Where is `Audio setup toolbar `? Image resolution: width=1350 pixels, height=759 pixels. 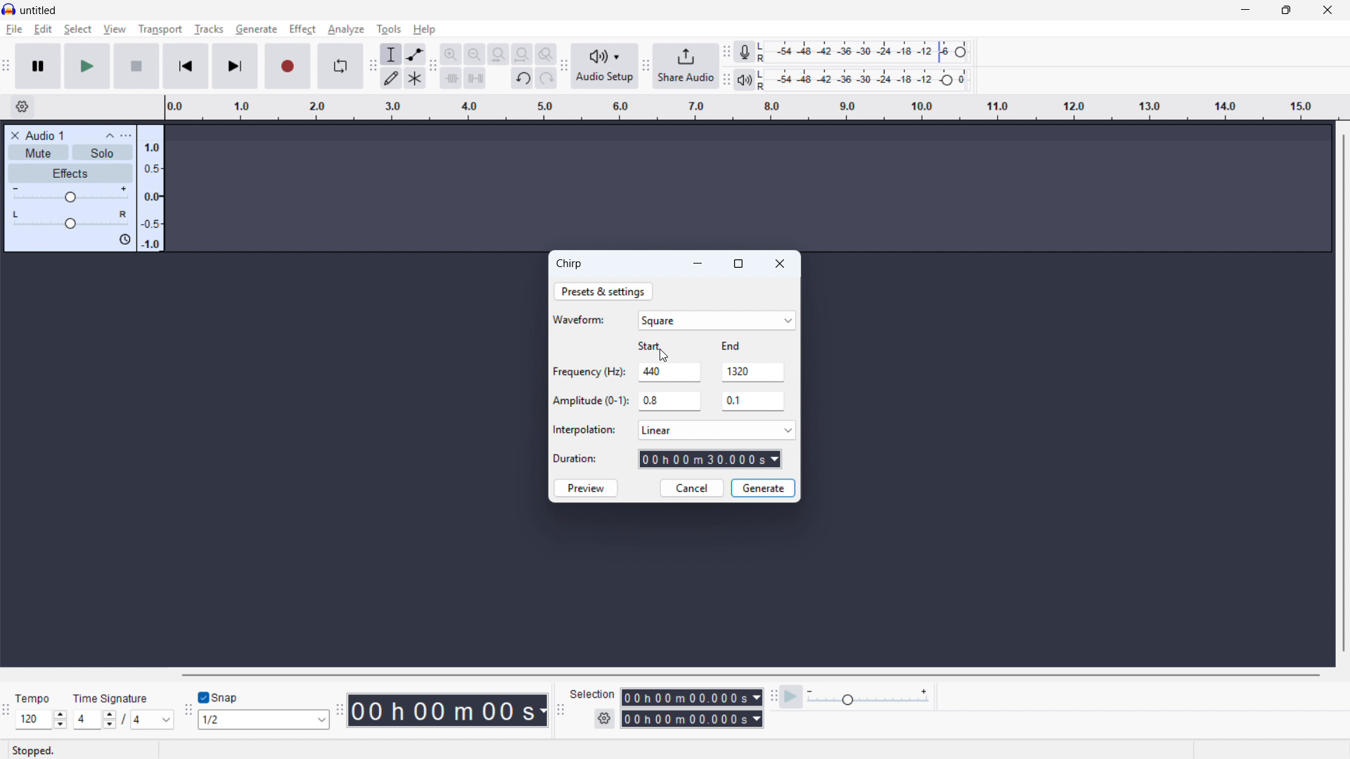
Audio setup toolbar  is located at coordinates (564, 66).